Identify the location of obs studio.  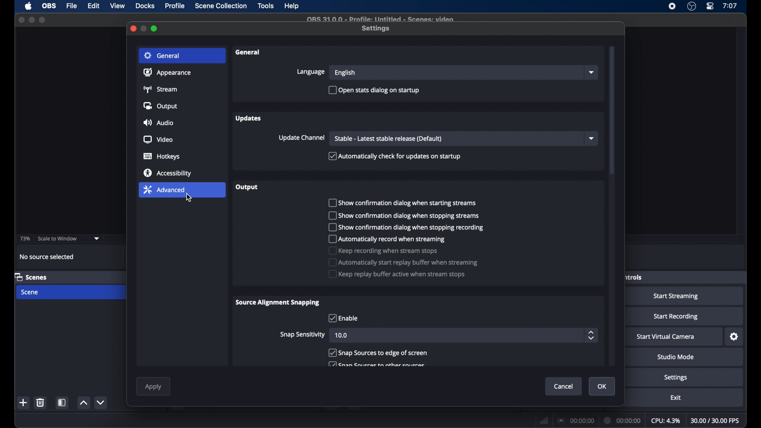
(691, 6).